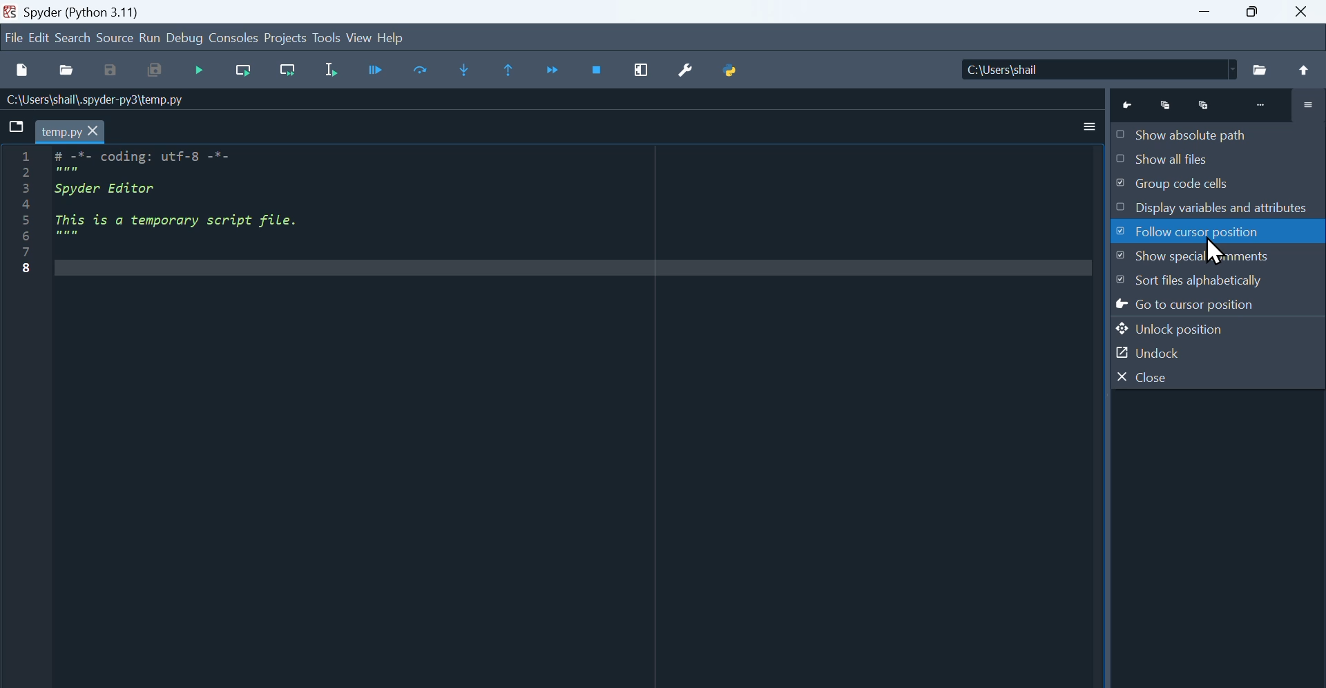 The height and width of the screenshot is (688, 1326). Describe the element at coordinates (1075, 126) in the screenshot. I see `More options` at that location.